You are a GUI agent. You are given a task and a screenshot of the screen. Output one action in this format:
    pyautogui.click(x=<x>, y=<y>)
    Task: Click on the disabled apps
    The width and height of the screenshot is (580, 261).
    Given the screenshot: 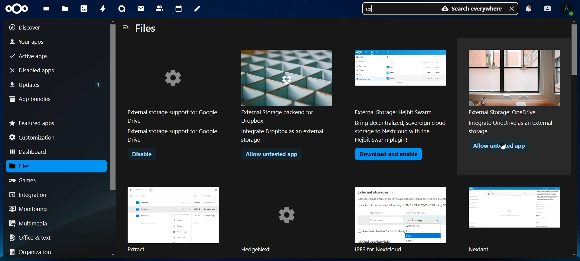 What is the action you would take?
    pyautogui.click(x=37, y=70)
    